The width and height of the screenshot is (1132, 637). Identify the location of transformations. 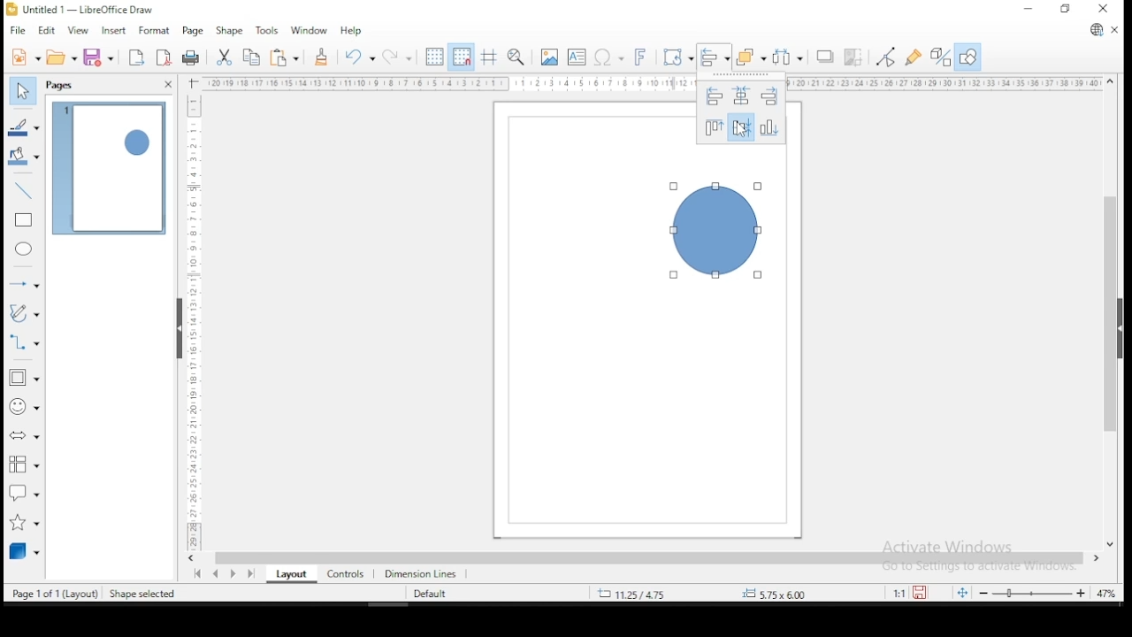
(676, 55).